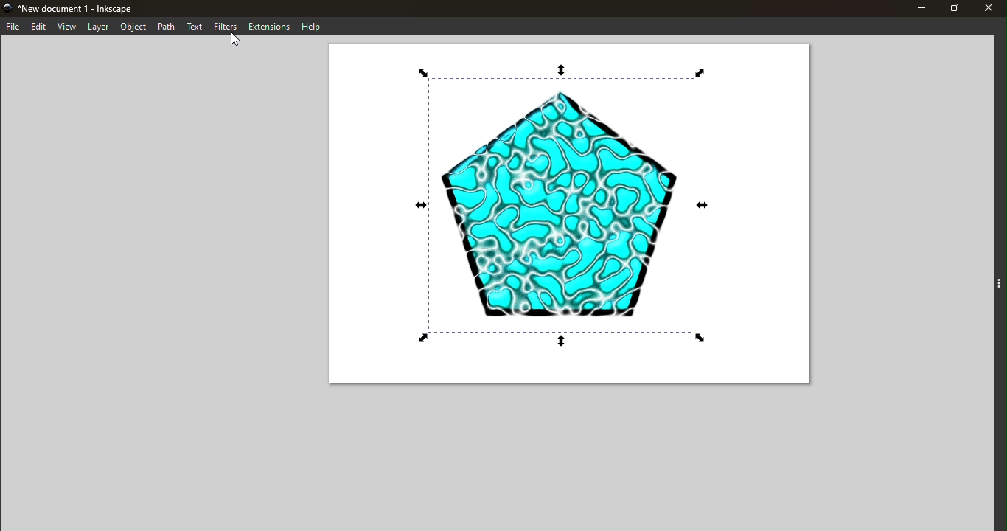 This screenshot has width=1007, height=531. I want to click on File, so click(12, 26).